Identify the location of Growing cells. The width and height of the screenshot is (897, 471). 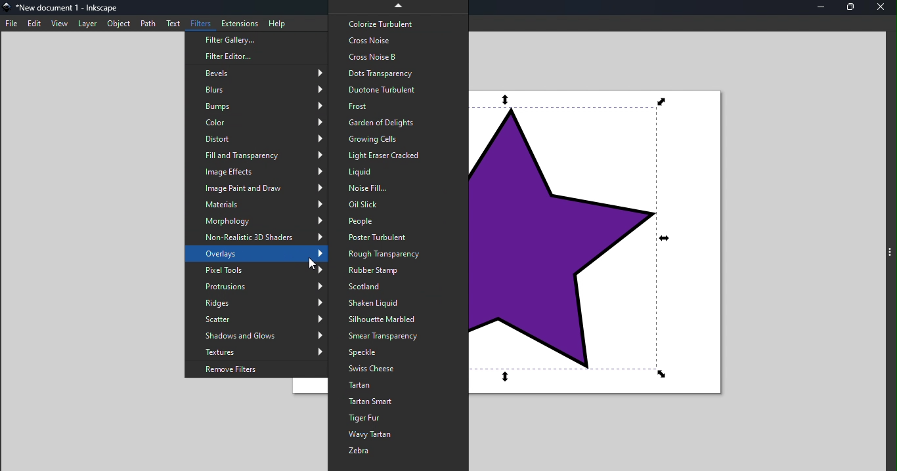
(395, 138).